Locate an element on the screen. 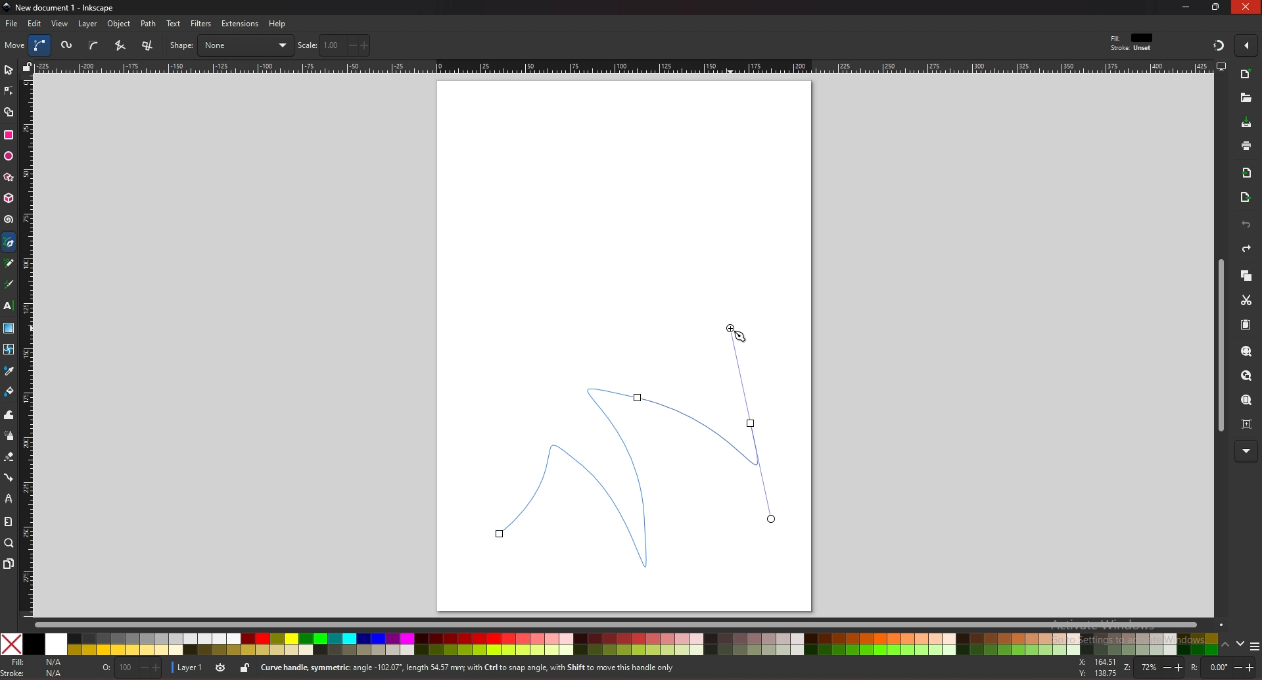 The image size is (1262, 680). eraser is located at coordinates (9, 457).